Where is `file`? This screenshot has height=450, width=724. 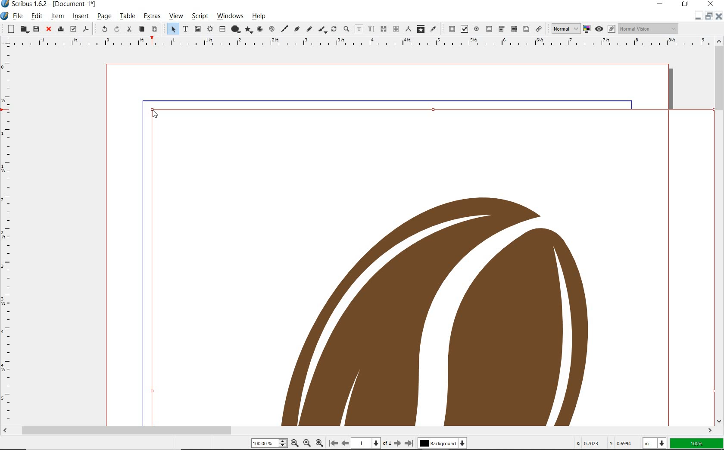 file is located at coordinates (19, 16).